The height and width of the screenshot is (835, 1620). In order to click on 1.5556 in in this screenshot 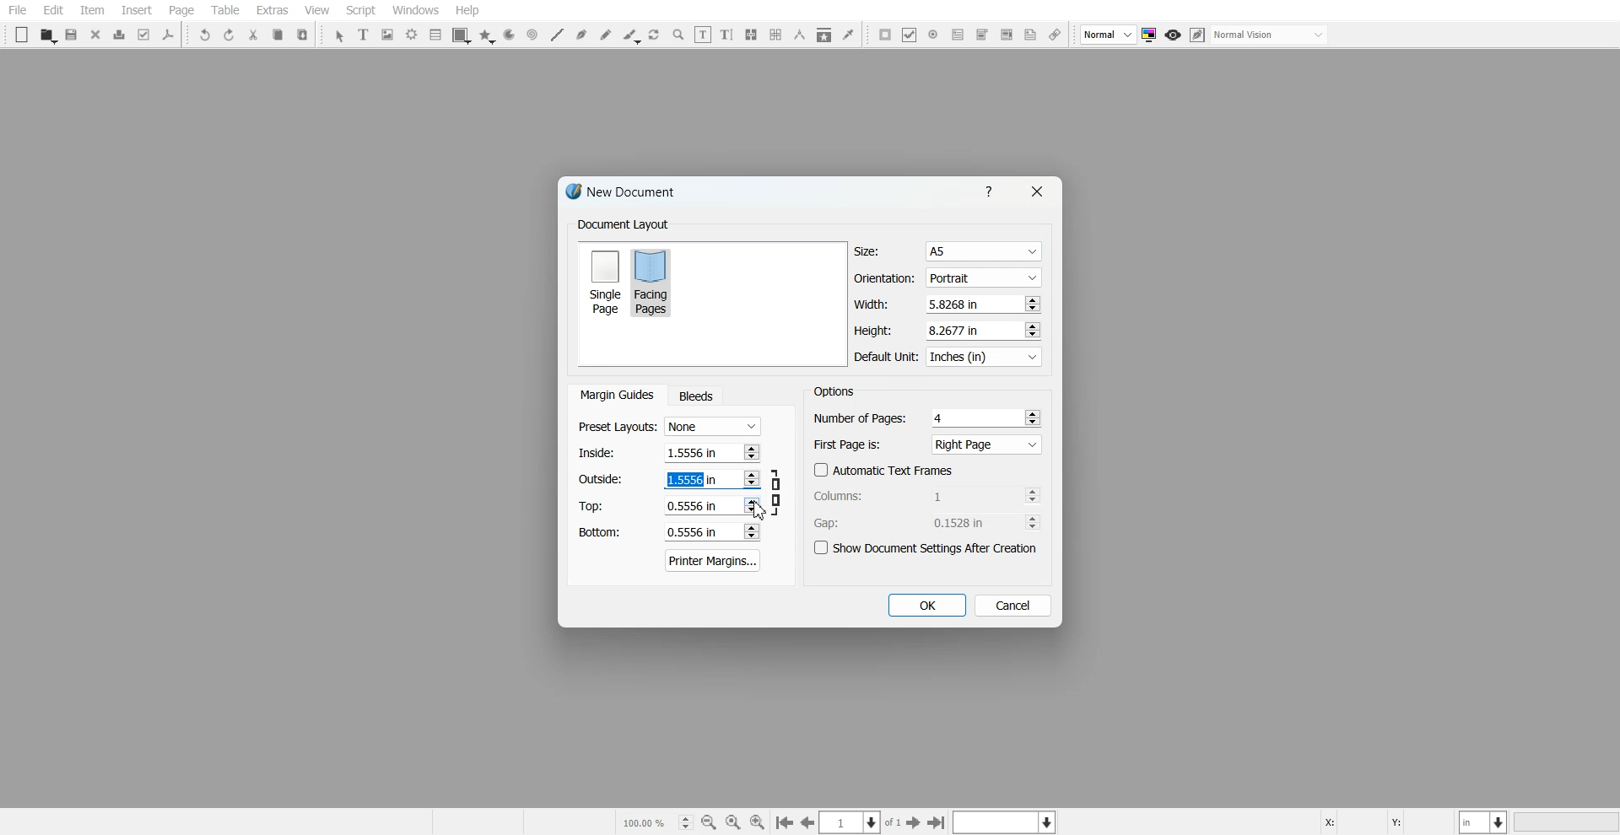, I will do `click(691, 451)`.